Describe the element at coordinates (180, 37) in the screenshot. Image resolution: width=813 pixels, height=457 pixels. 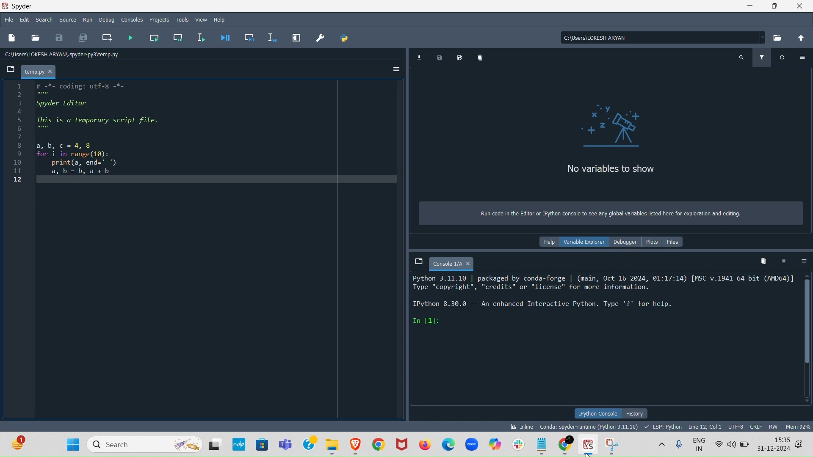
I see `Run current cell and go to the next one (Shift + Return)` at that location.